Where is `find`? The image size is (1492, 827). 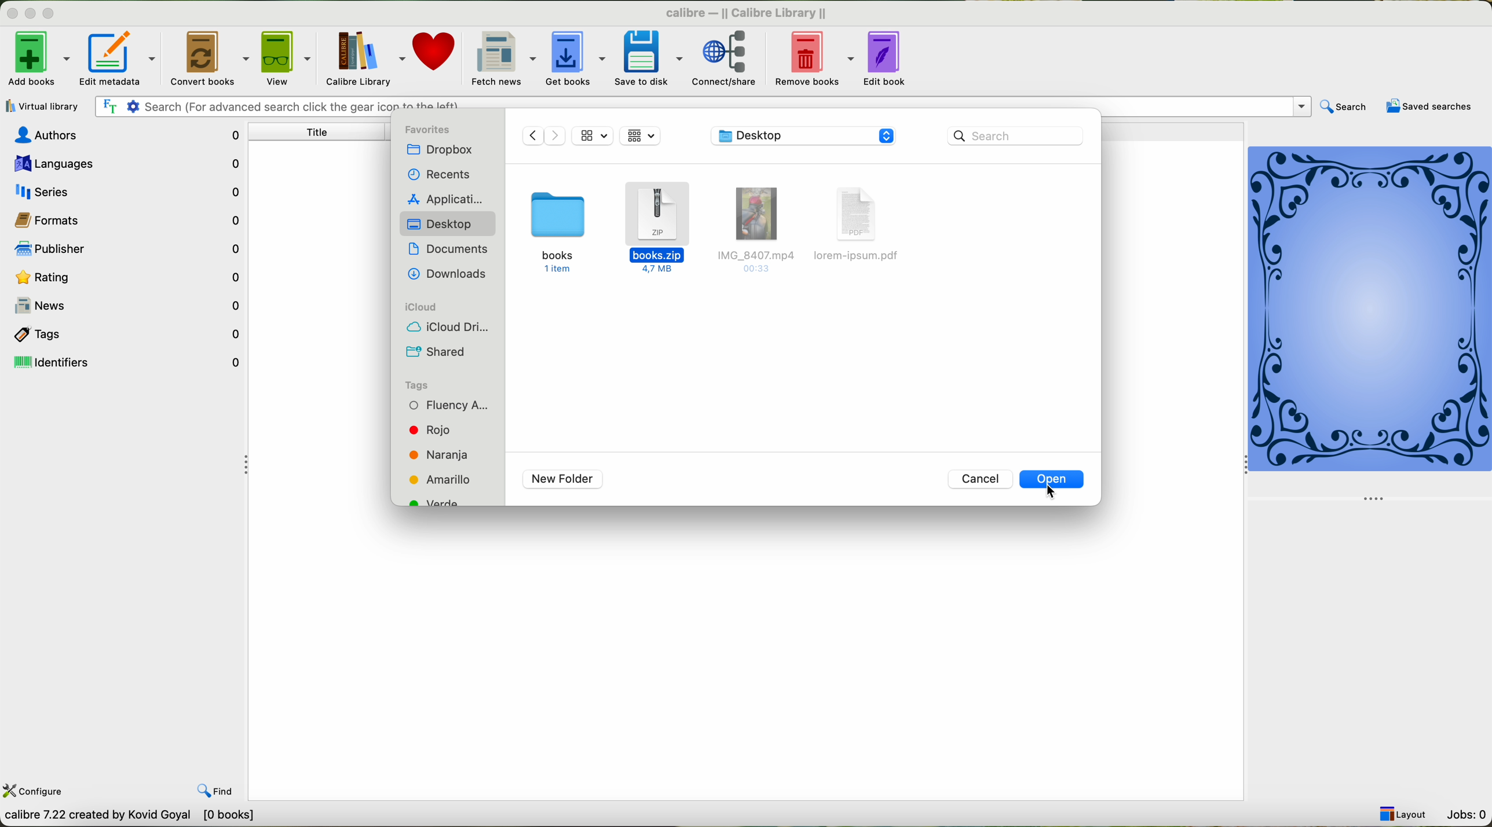
find is located at coordinates (220, 791).